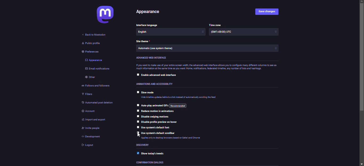 The height and width of the screenshot is (166, 364). What do you see at coordinates (90, 112) in the screenshot?
I see `account` at bounding box center [90, 112].